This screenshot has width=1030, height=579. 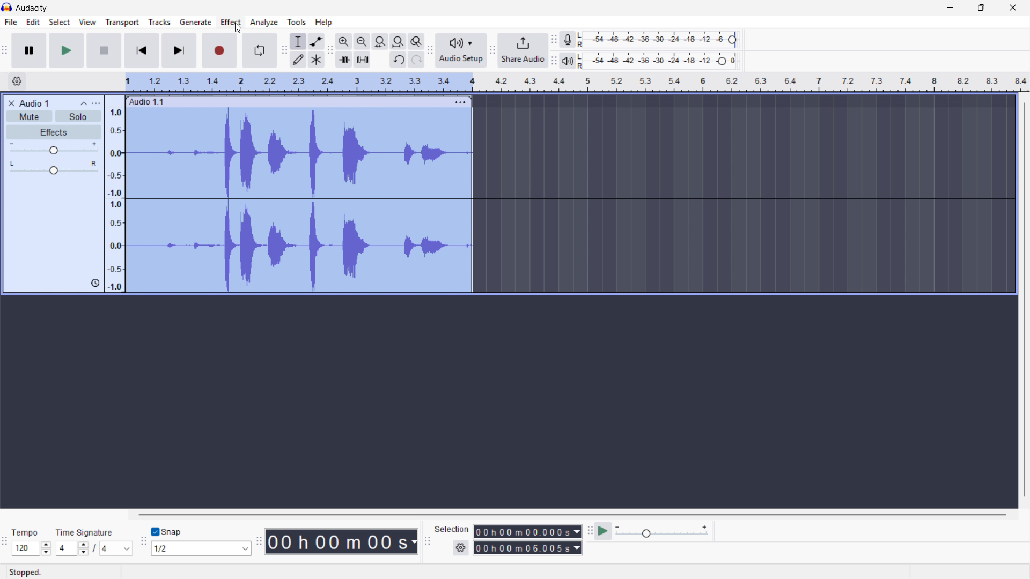 What do you see at coordinates (104, 50) in the screenshot?
I see `Stop ` at bounding box center [104, 50].